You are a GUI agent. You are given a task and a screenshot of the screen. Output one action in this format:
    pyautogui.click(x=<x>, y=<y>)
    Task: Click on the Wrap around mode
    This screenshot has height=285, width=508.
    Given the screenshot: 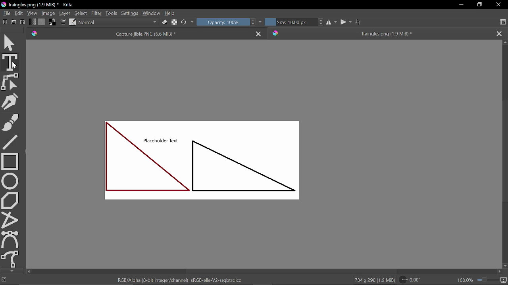 What is the action you would take?
    pyautogui.click(x=358, y=22)
    